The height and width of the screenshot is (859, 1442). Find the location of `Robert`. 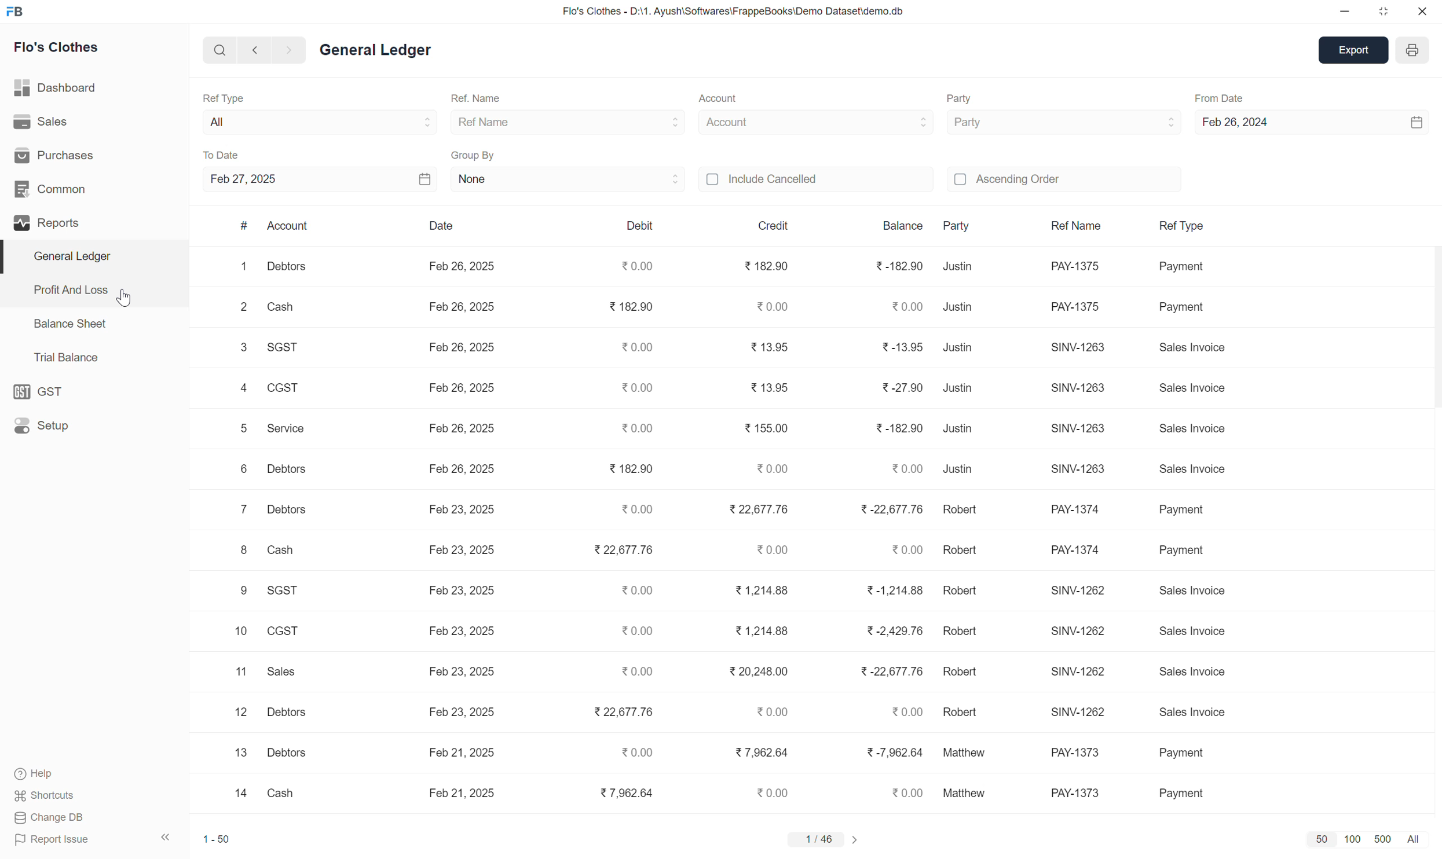

Robert is located at coordinates (962, 511).